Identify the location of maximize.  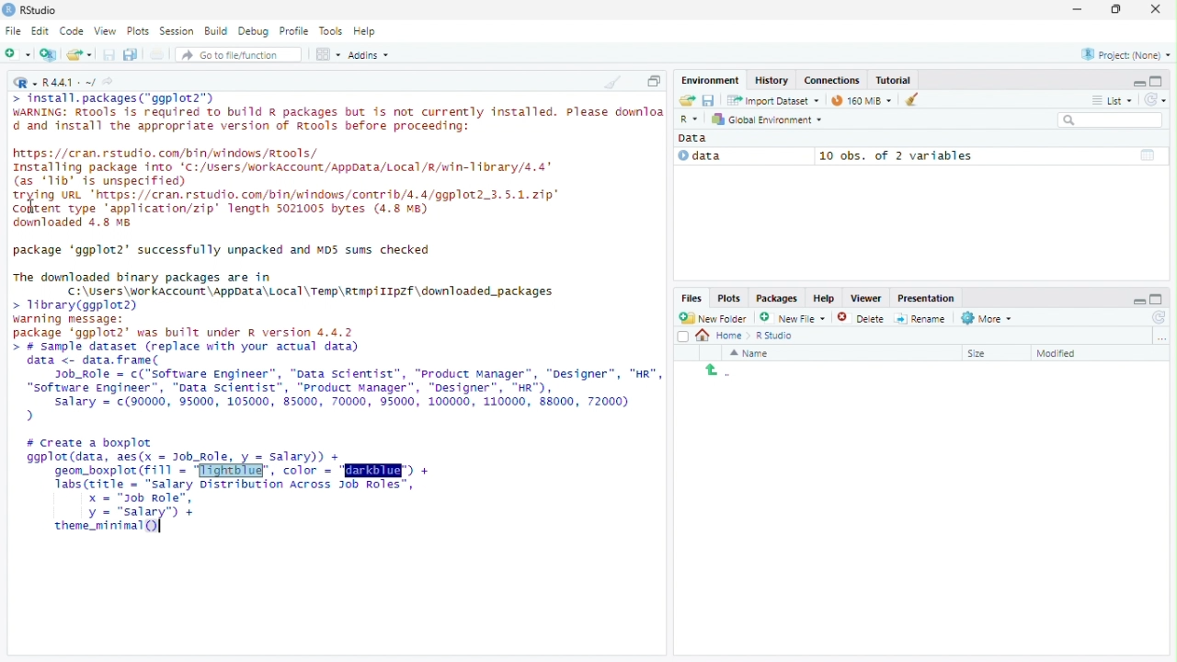
(1159, 81).